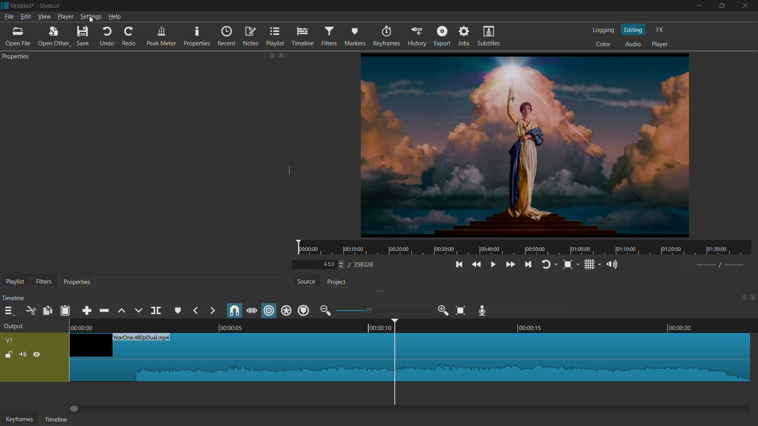  What do you see at coordinates (234, 311) in the screenshot?
I see `snap` at bounding box center [234, 311].